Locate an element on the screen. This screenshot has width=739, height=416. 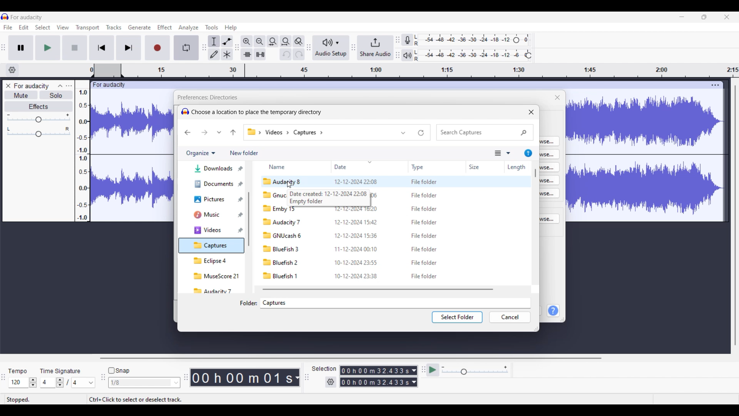
Skip/Select to start is located at coordinates (102, 48).